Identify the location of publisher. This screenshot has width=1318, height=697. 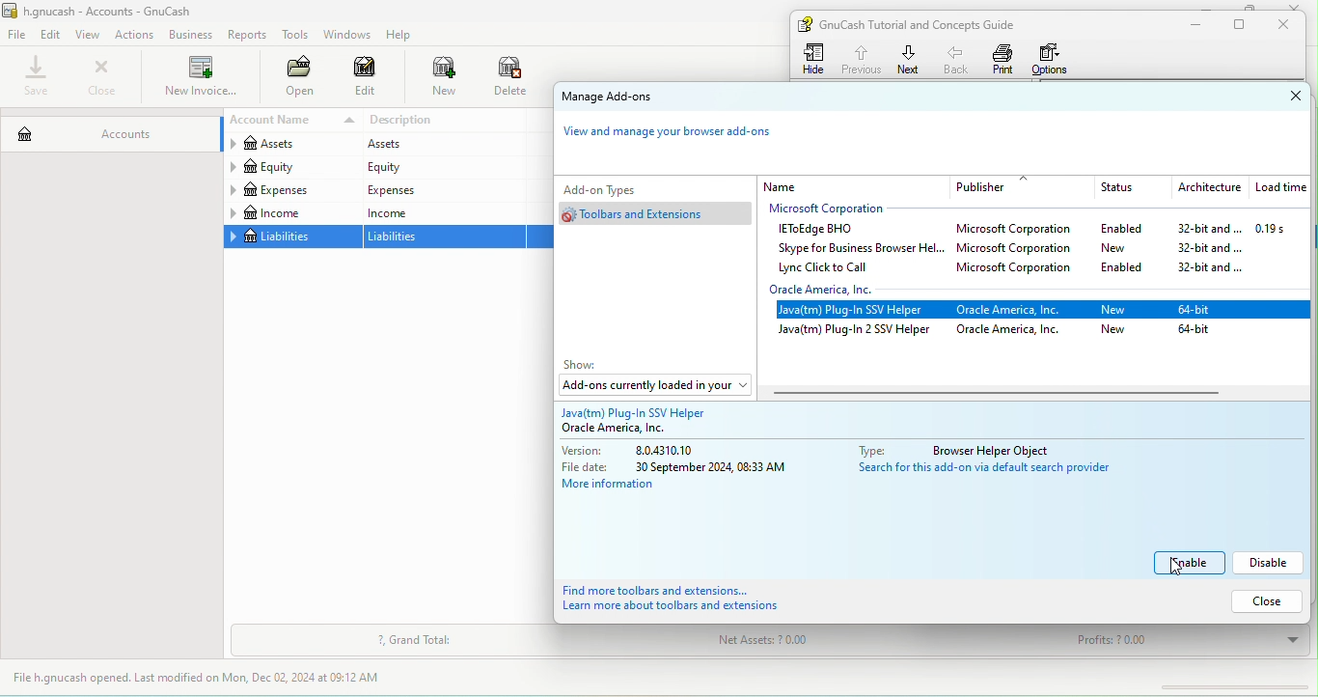
(1022, 187).